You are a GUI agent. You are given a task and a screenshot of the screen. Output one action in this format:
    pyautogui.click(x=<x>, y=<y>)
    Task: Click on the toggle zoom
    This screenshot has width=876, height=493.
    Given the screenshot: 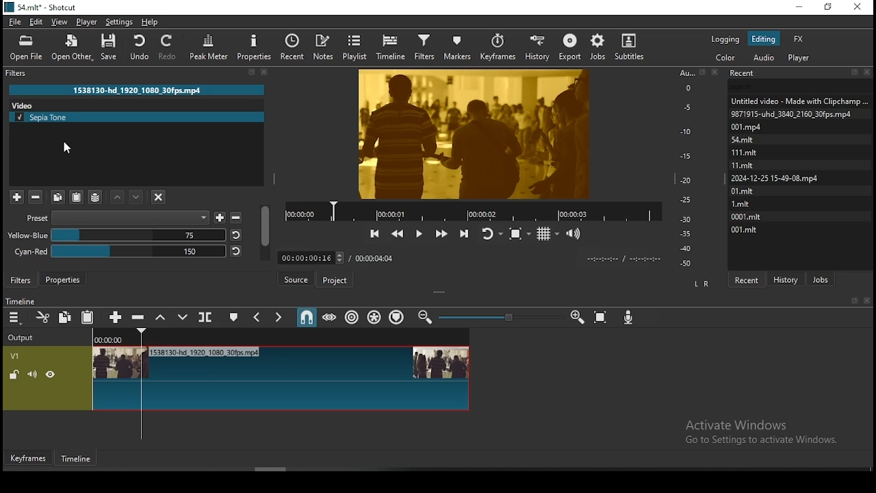 What is the action you would take?
    pyautogui.click(x=519, y=232)
    